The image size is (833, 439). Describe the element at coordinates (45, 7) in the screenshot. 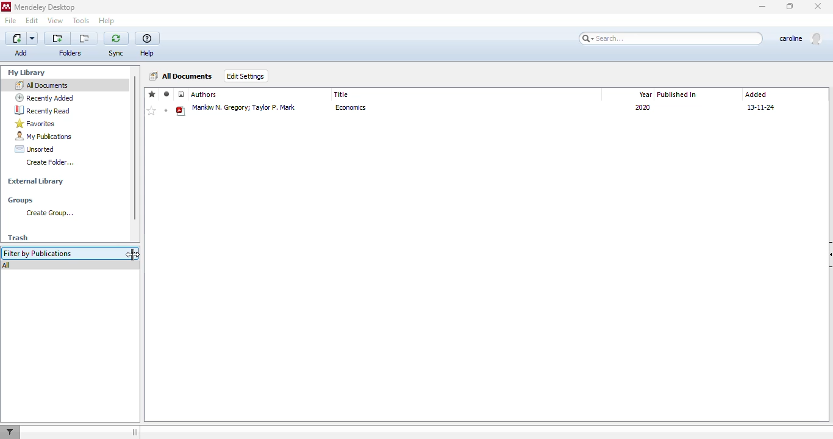

I see `mendeley desktop` at that location.